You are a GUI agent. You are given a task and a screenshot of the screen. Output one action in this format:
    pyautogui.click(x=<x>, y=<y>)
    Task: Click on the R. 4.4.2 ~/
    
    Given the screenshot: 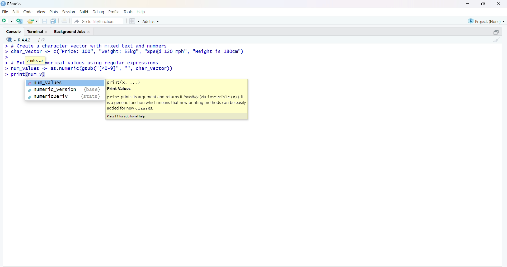 What is the action you would take?
    pyautogui.click(x=28, y=40)
    